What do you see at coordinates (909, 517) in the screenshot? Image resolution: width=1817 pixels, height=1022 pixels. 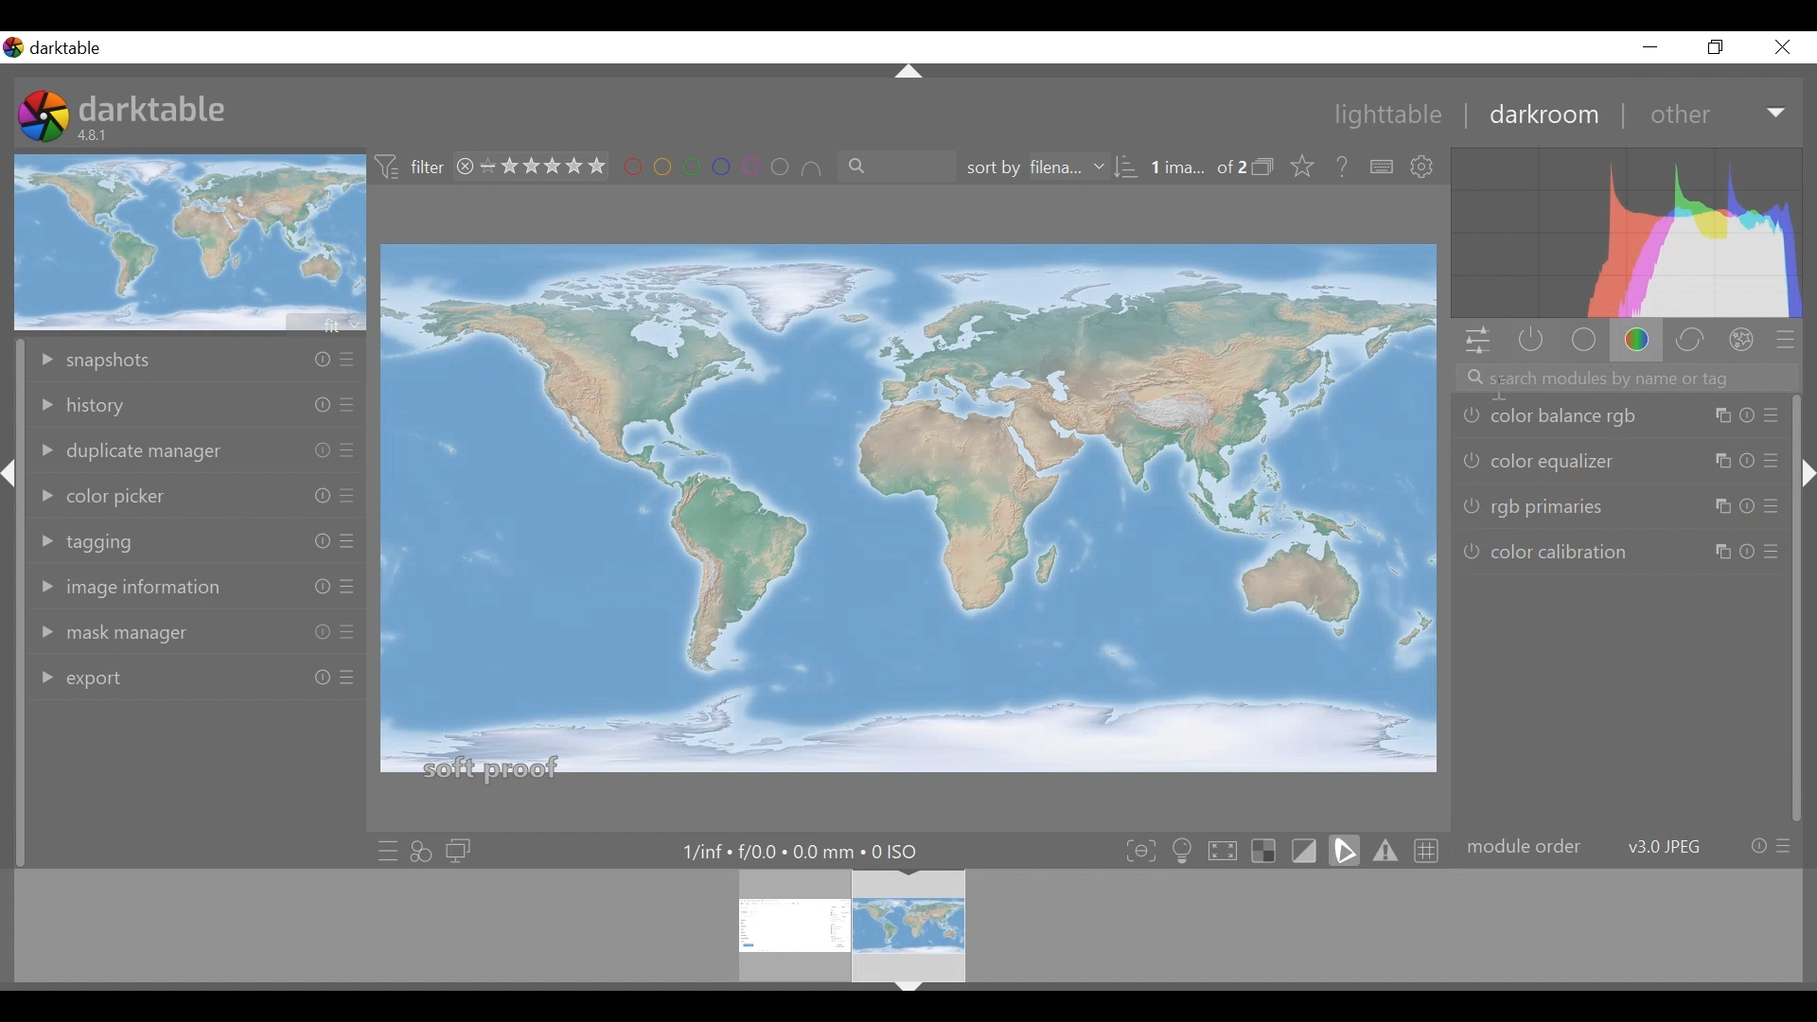 I see `main editing area` at bounding box center [909, 517].